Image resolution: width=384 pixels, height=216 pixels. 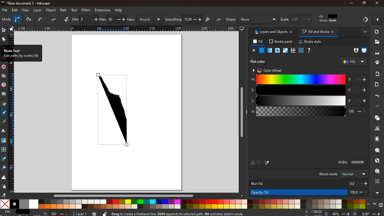 I want to click on unlock, so click(x=12, y=29).